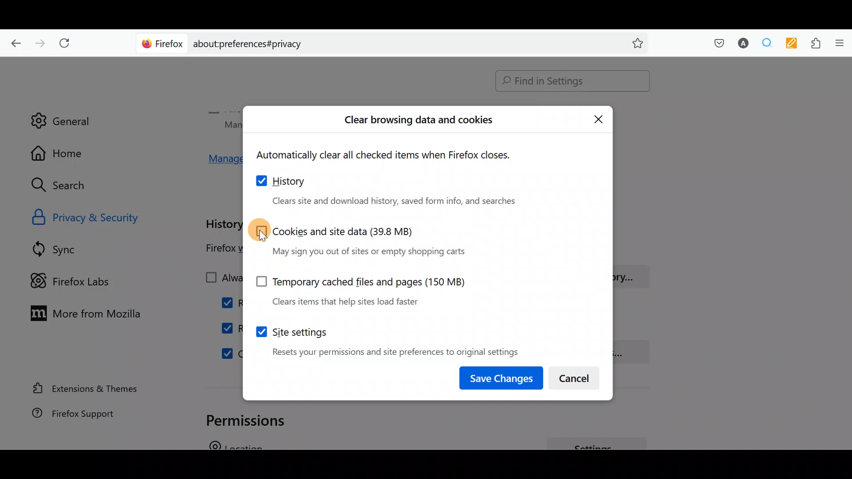  Describe the element at coordinates (789, 44) in the screenshot. I see `Multi keywords highlighter` at that location.